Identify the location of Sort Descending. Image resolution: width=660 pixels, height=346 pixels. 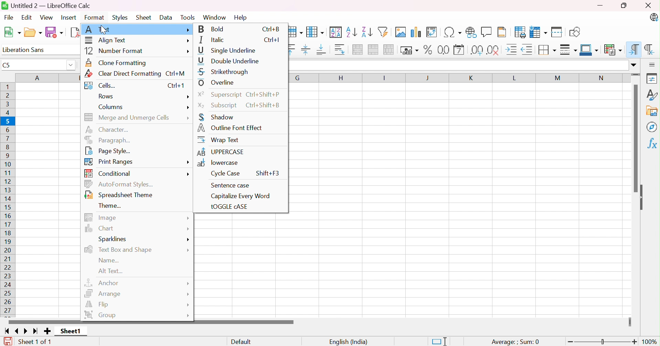
(368, 31).